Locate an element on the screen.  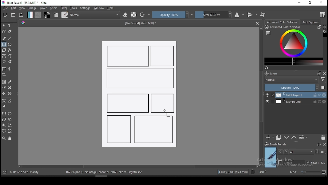
transform a layer or a selection is located at coordinates (4, 69).